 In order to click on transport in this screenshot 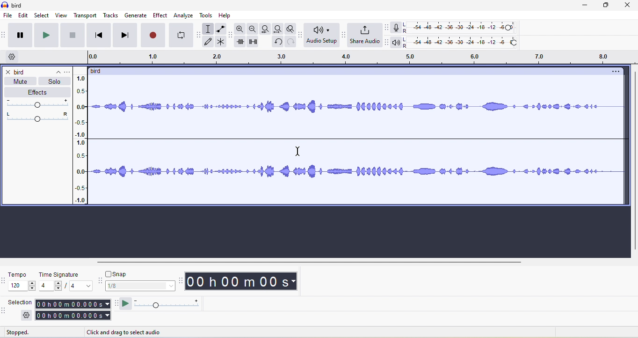, I will do `click(86, 15)`.